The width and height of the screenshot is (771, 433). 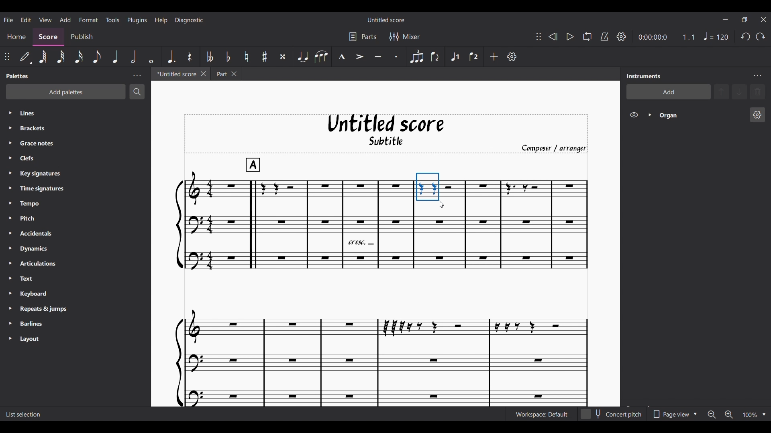 What do you see at coordinates (716, 36) in the screenshot?
I see `Quarter note` at bounding box center [716, 36].